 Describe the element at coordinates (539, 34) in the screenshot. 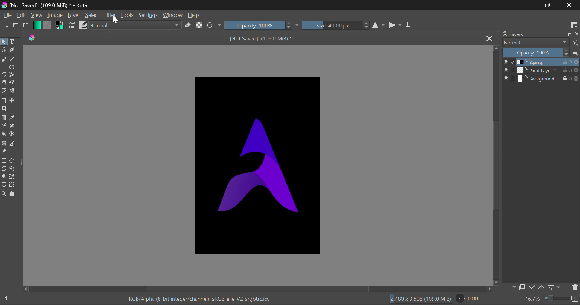

I see `Layers` at that location.